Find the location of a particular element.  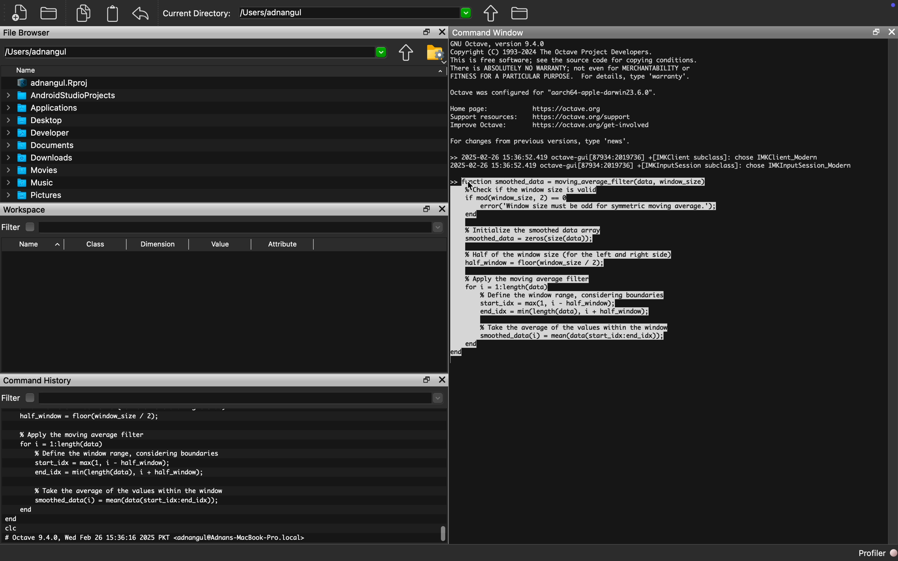

>> Hipction smoothed_data = moving_average_filter(data, window_size)|
%'Check if the window size is valid]
if mod(window_size, 2) == 0
error('Window size must be odd for symmetric moving average.');
end
% Initialize the smoothed data arra
smoothed_data = zeros(size(data));
% Half of the window size (for the left and right side)
half_window = floor(window_size / 2);
% Apply the moving average filter
for i = 1:length(data)
% Define the window range, considering boundaries)
start_idx = max(1, i - half_window);
end_idx = min(length(data), i + half_window);
% Take the average of the values within the windo
smoothed_data(i) = mean(data(start_idx:end_idx));
end
lend] is located at coordinates (590, 267).